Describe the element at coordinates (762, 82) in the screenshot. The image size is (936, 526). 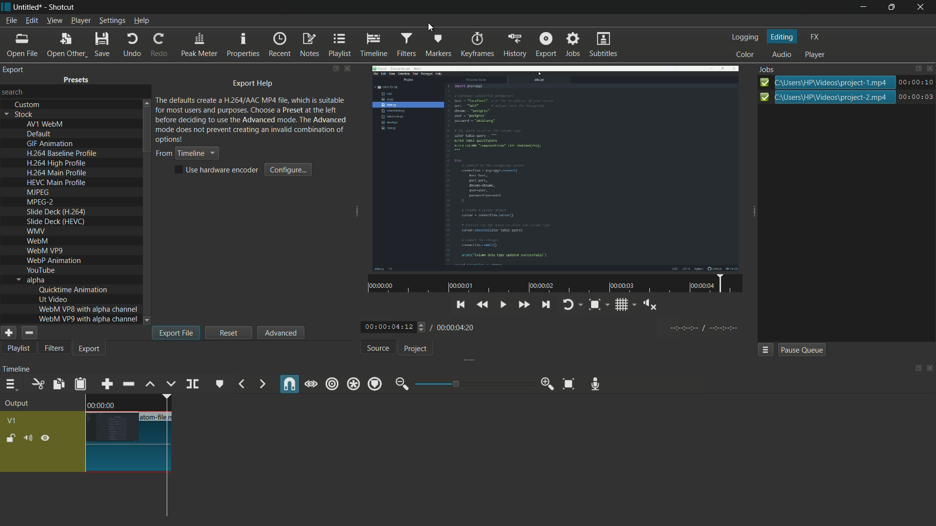
I see `export icon` at that location.